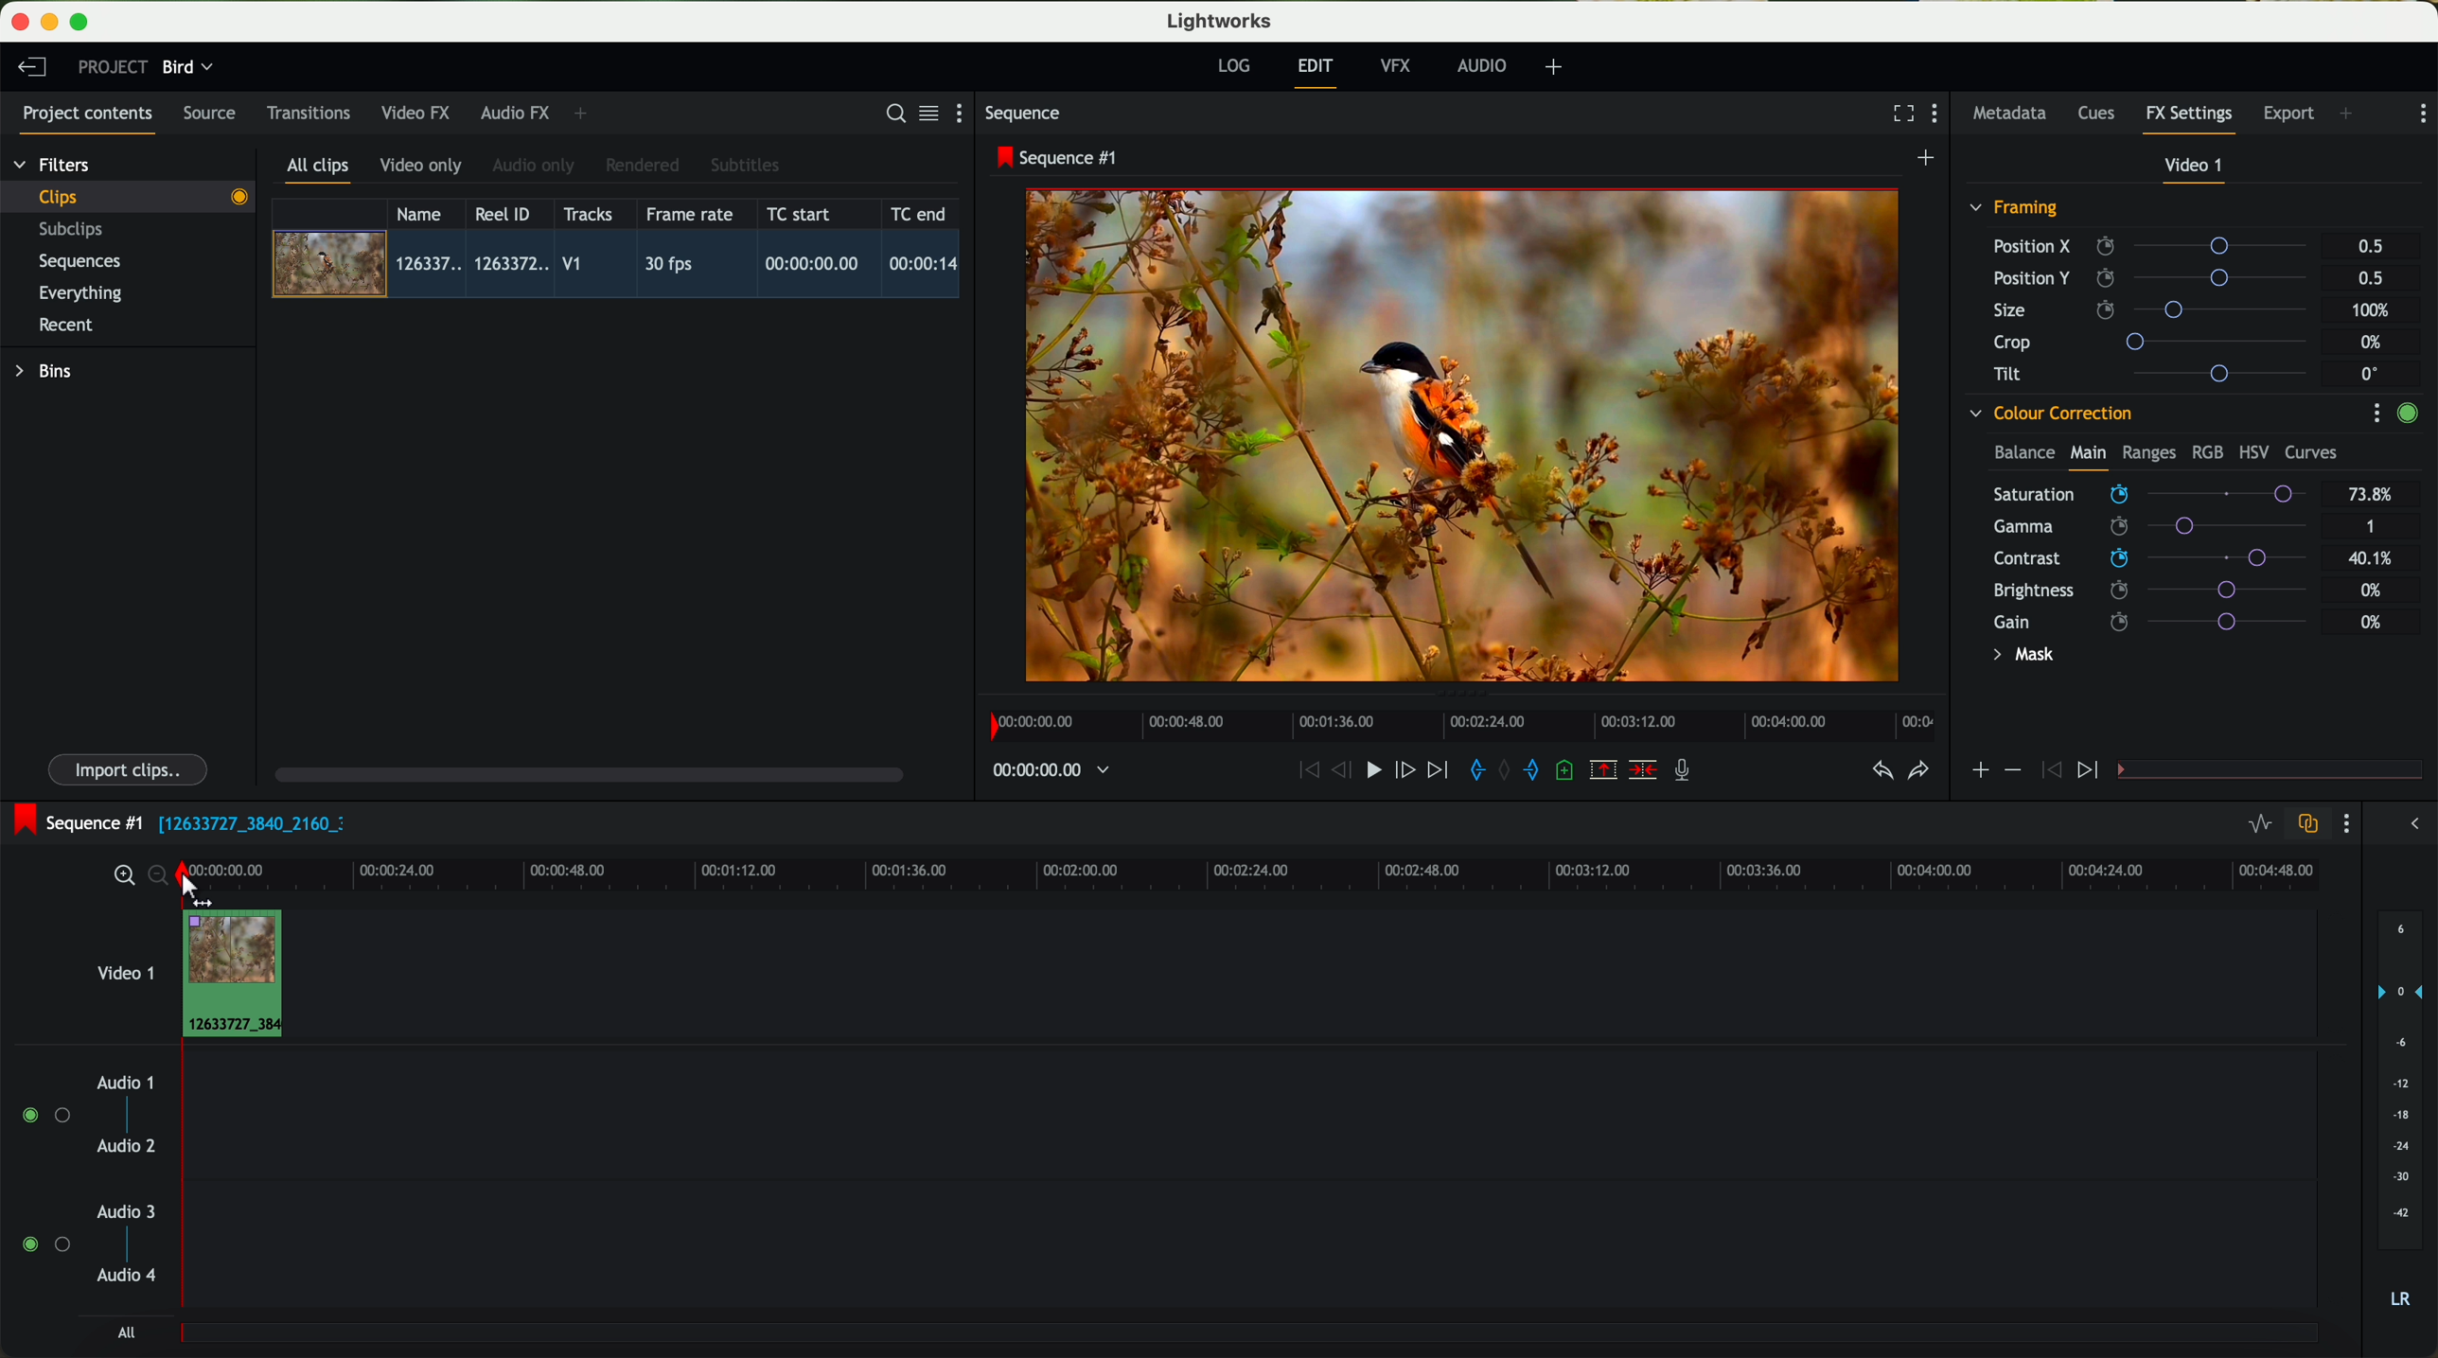  I want to click on rendered, so click(644, 167).